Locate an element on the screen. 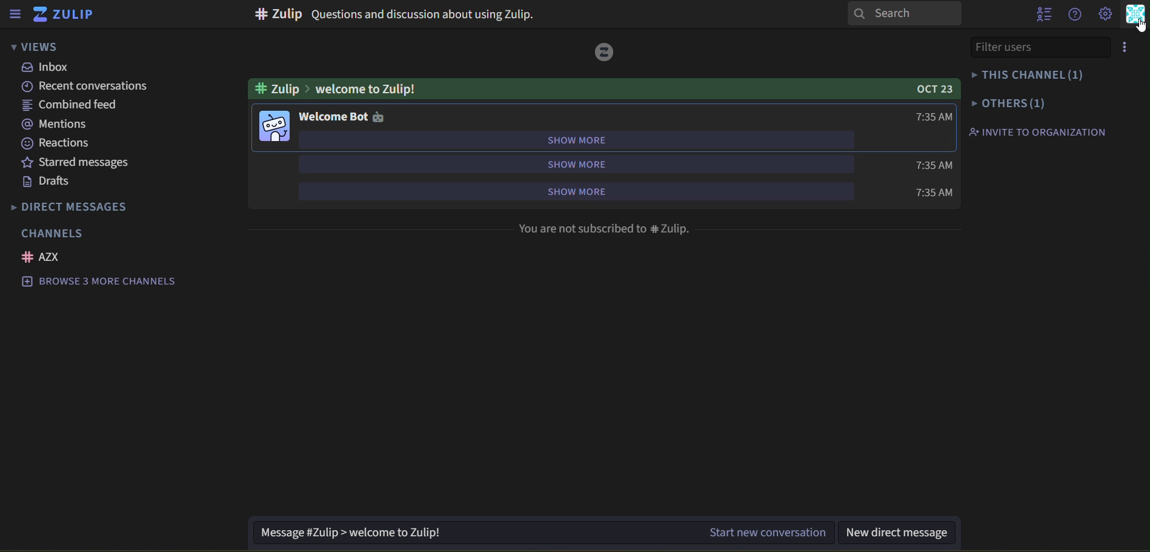  You are not subscribed to #Zulip is located at coordinates (605, 230).